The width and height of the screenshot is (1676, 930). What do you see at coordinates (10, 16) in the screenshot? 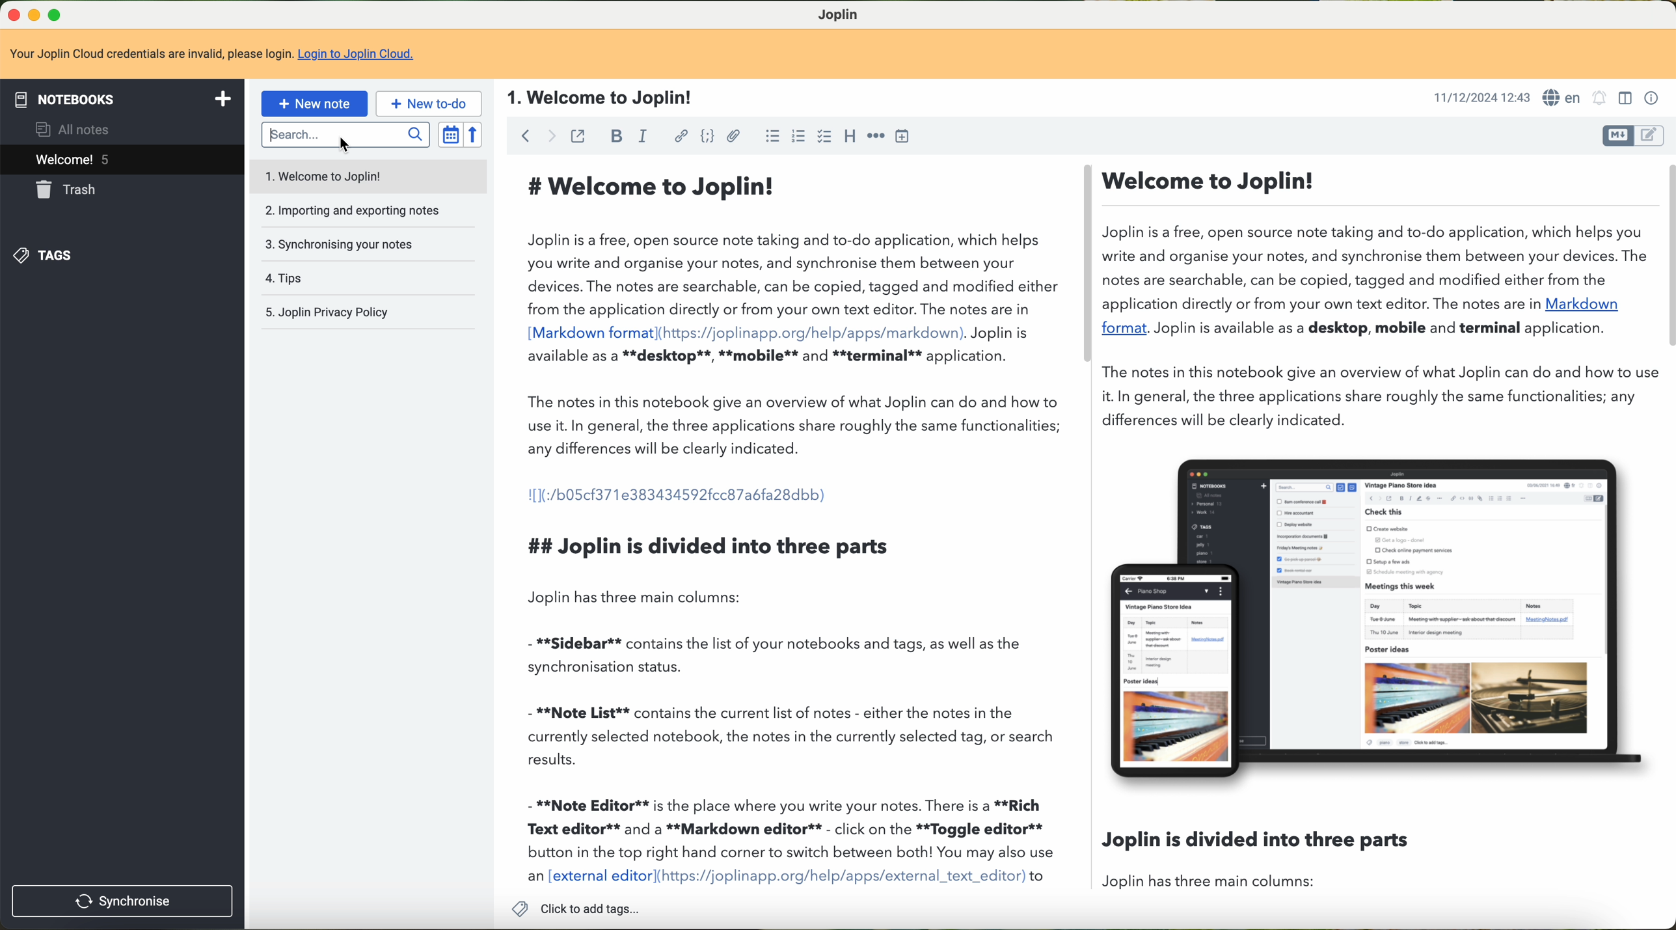
I see `close Joplin` at bounding box center [10, 16].